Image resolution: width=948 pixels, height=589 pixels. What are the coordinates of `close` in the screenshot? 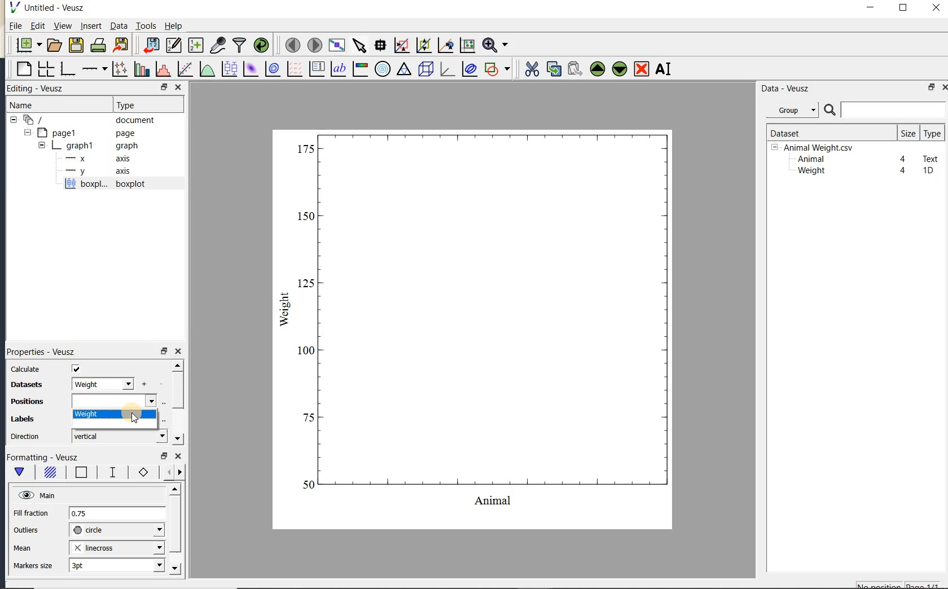 It's located at (178, 457).